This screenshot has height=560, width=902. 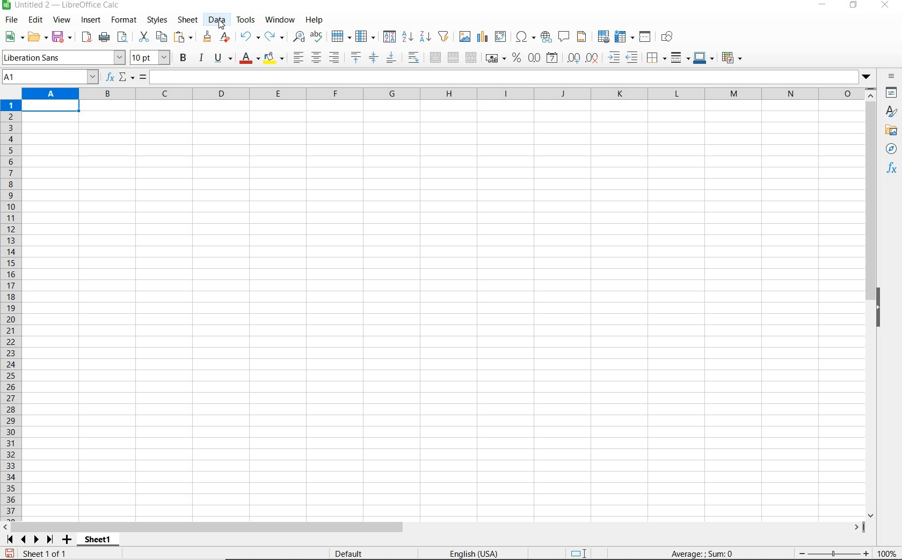 What do you see at coordinates (564, 37) in the screenshot?
I see `insert comment ` at bounding box center [564, 37].